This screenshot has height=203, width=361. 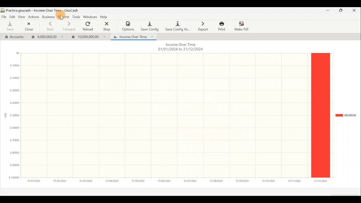 What do you see at coordinates (13, 118) in the screenshot?
I see `y-axis (amount in CAD)` at bounding box center [13, 118].